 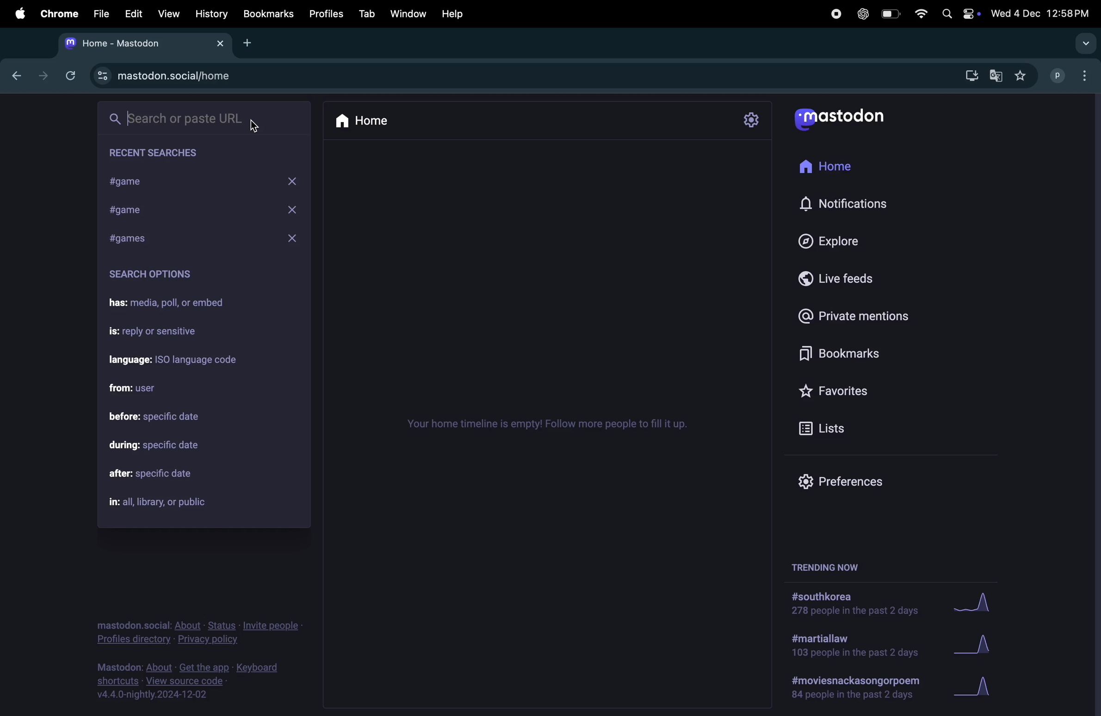 What do you see at coordinates (367, 13) in the screenshot?
I see `Tab` at bounding box center [367, 13].